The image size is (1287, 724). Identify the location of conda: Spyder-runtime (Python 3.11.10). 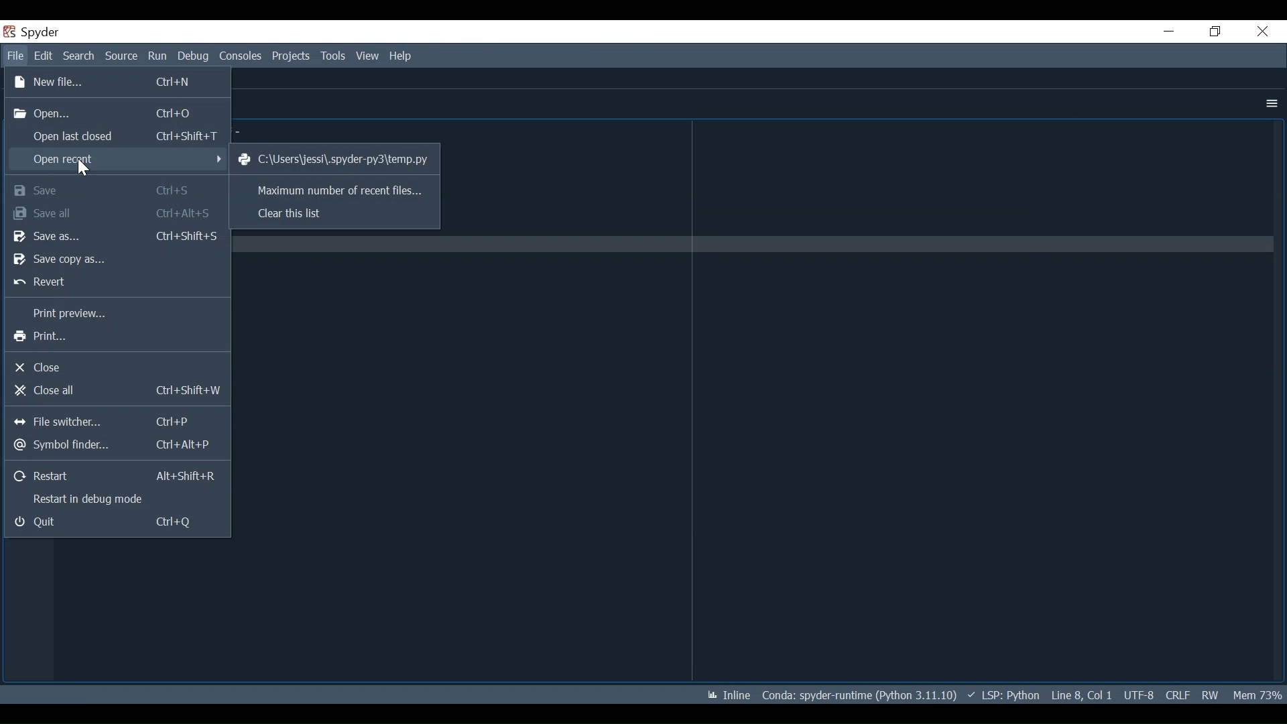
(859, 695).